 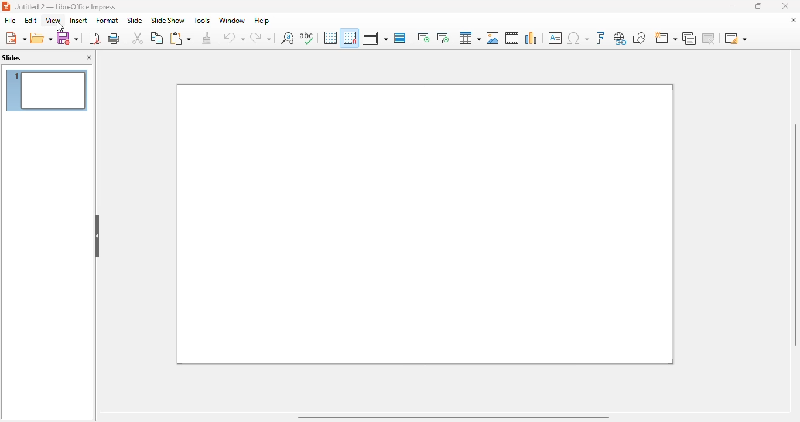 I want to click on insert fontwork text, so click(x=601, y=38).